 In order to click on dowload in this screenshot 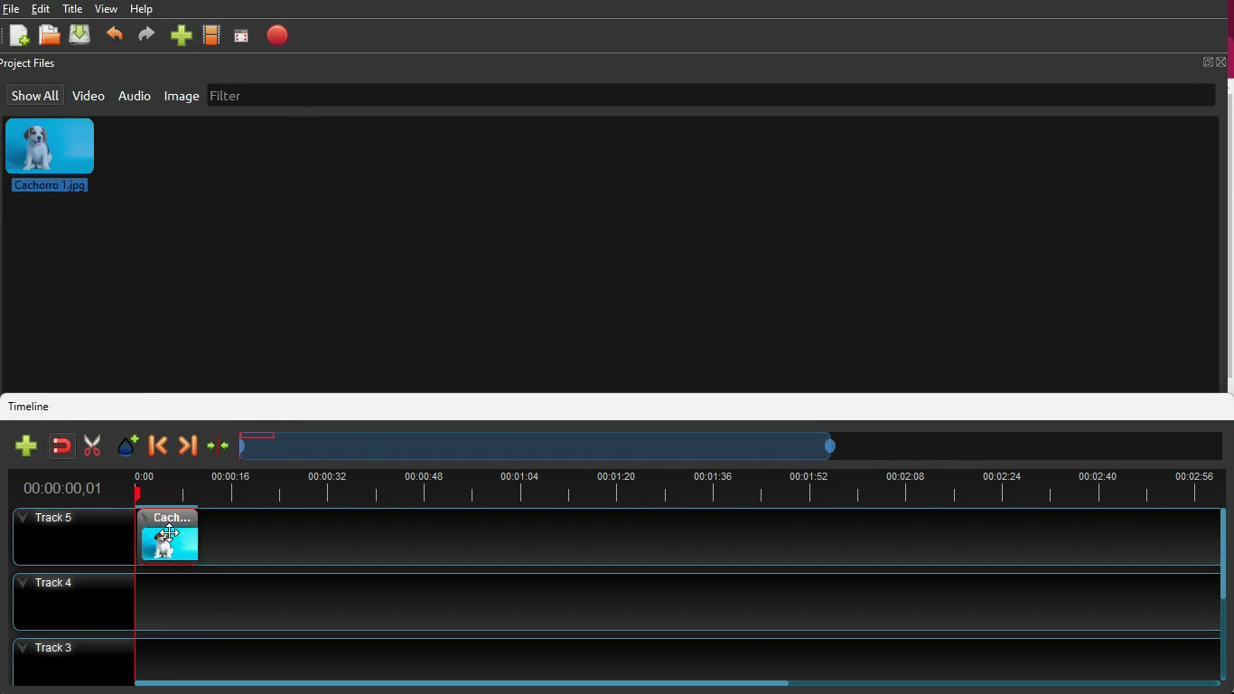, I will do `click(83, 36)`.